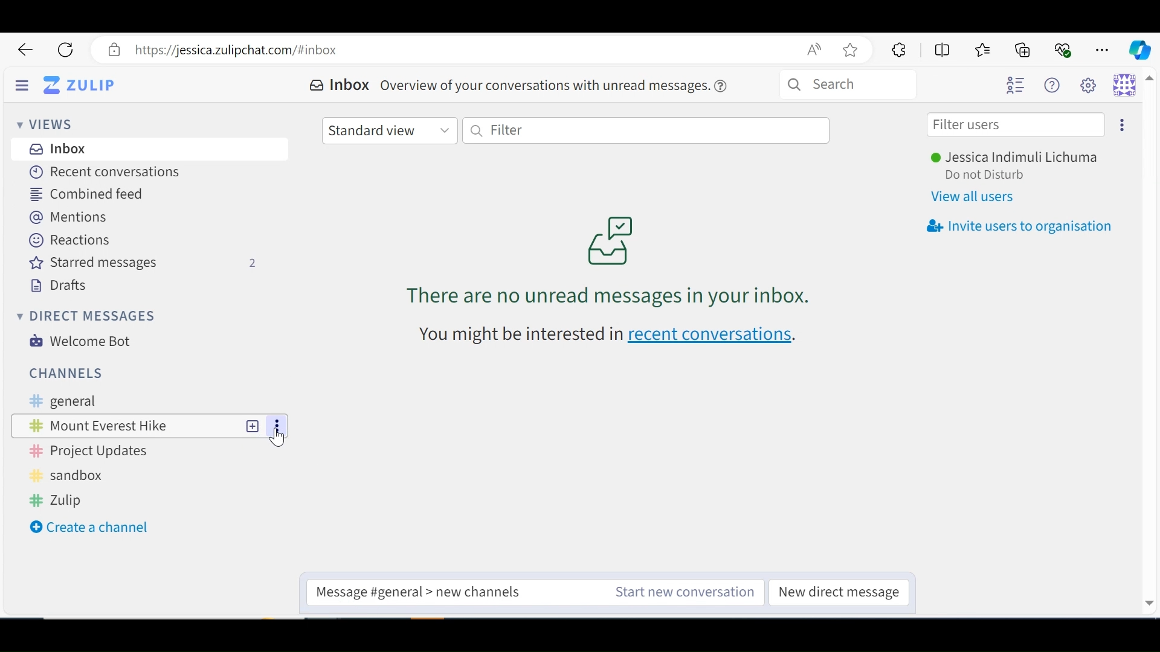  Describe the element at coordinates (71, 240) in the screenshot. I see `Reactions` at that location.